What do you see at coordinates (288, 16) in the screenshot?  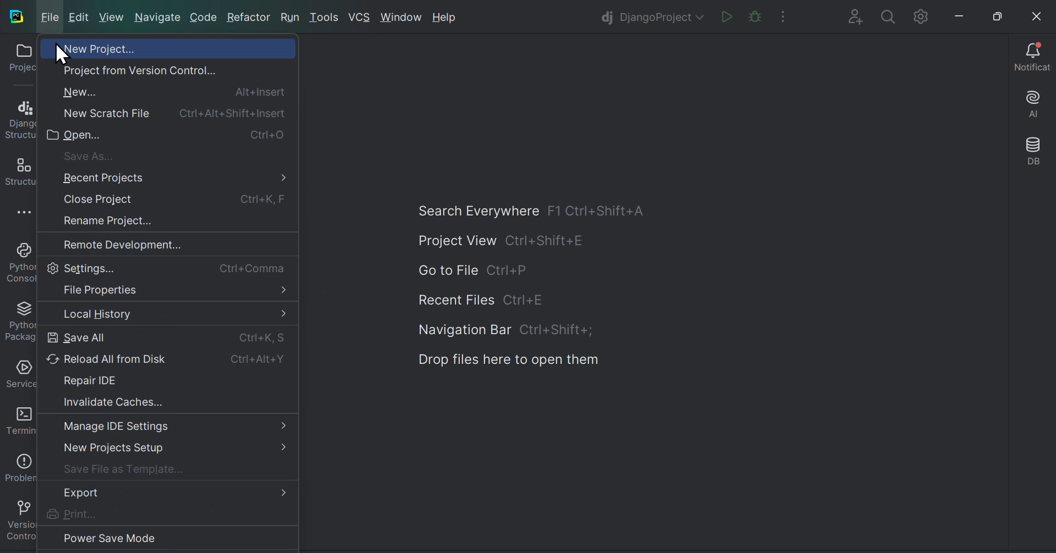 I see `Run` at bounding box center [288, 16].